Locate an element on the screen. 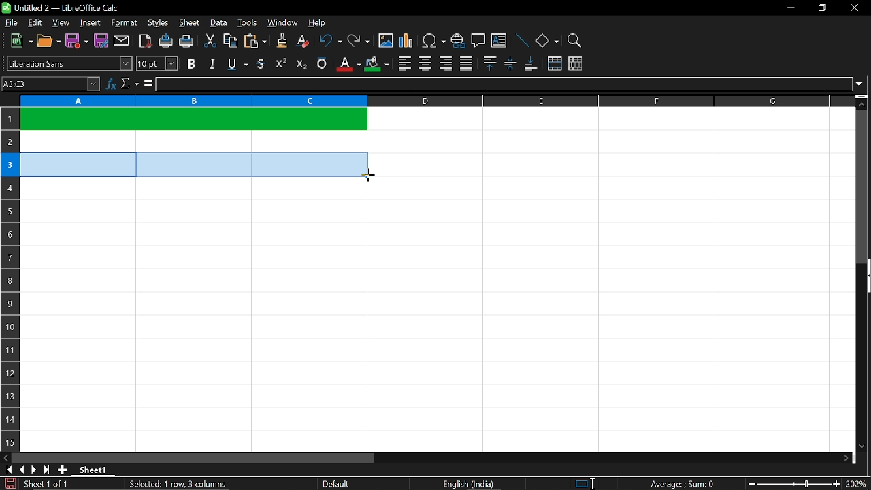 Image resolution: width=871 pixels, height=490 pixels. input line is located at coordinates (503, 84).